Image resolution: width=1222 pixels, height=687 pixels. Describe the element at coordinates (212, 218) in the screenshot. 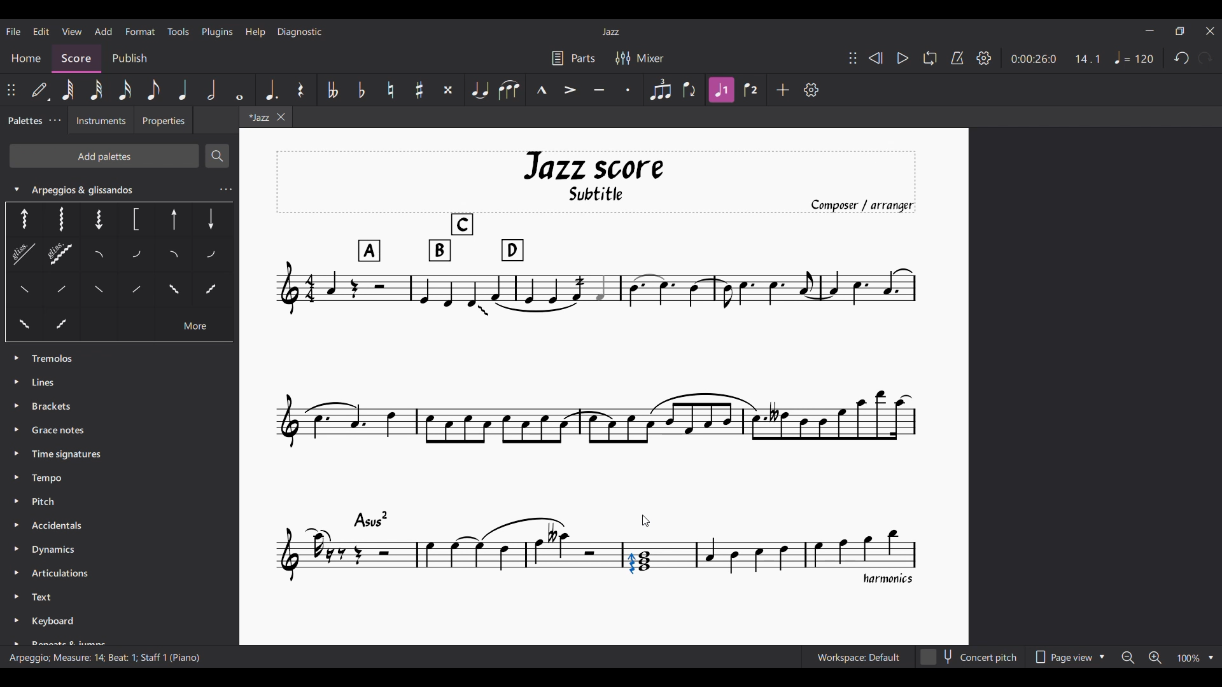

I see `` at that location.